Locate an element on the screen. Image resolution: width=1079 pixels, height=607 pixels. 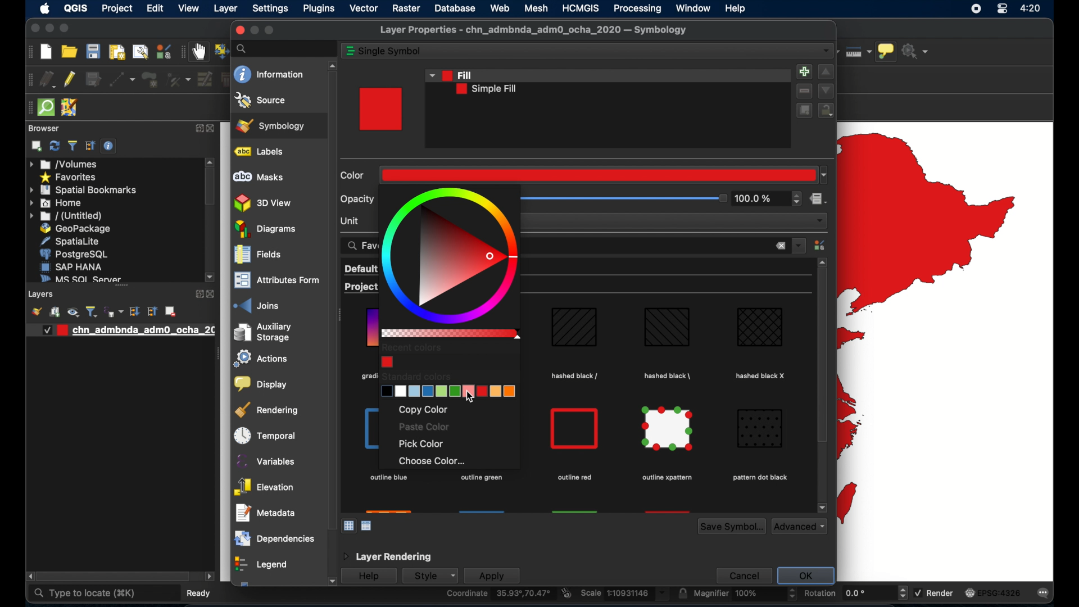
color shading slider is located at coordinates (450, 334).